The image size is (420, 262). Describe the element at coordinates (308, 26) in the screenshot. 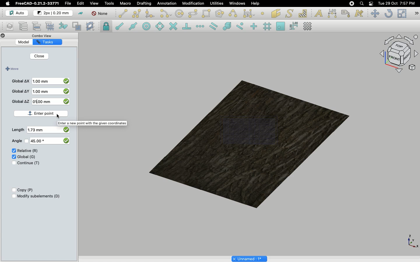

I see `Toggle grid` at that location.